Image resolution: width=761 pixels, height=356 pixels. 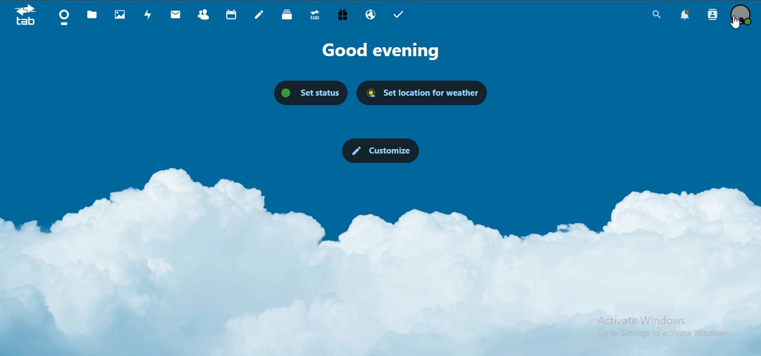 I want to click on deck, so click(x=290, y=16).